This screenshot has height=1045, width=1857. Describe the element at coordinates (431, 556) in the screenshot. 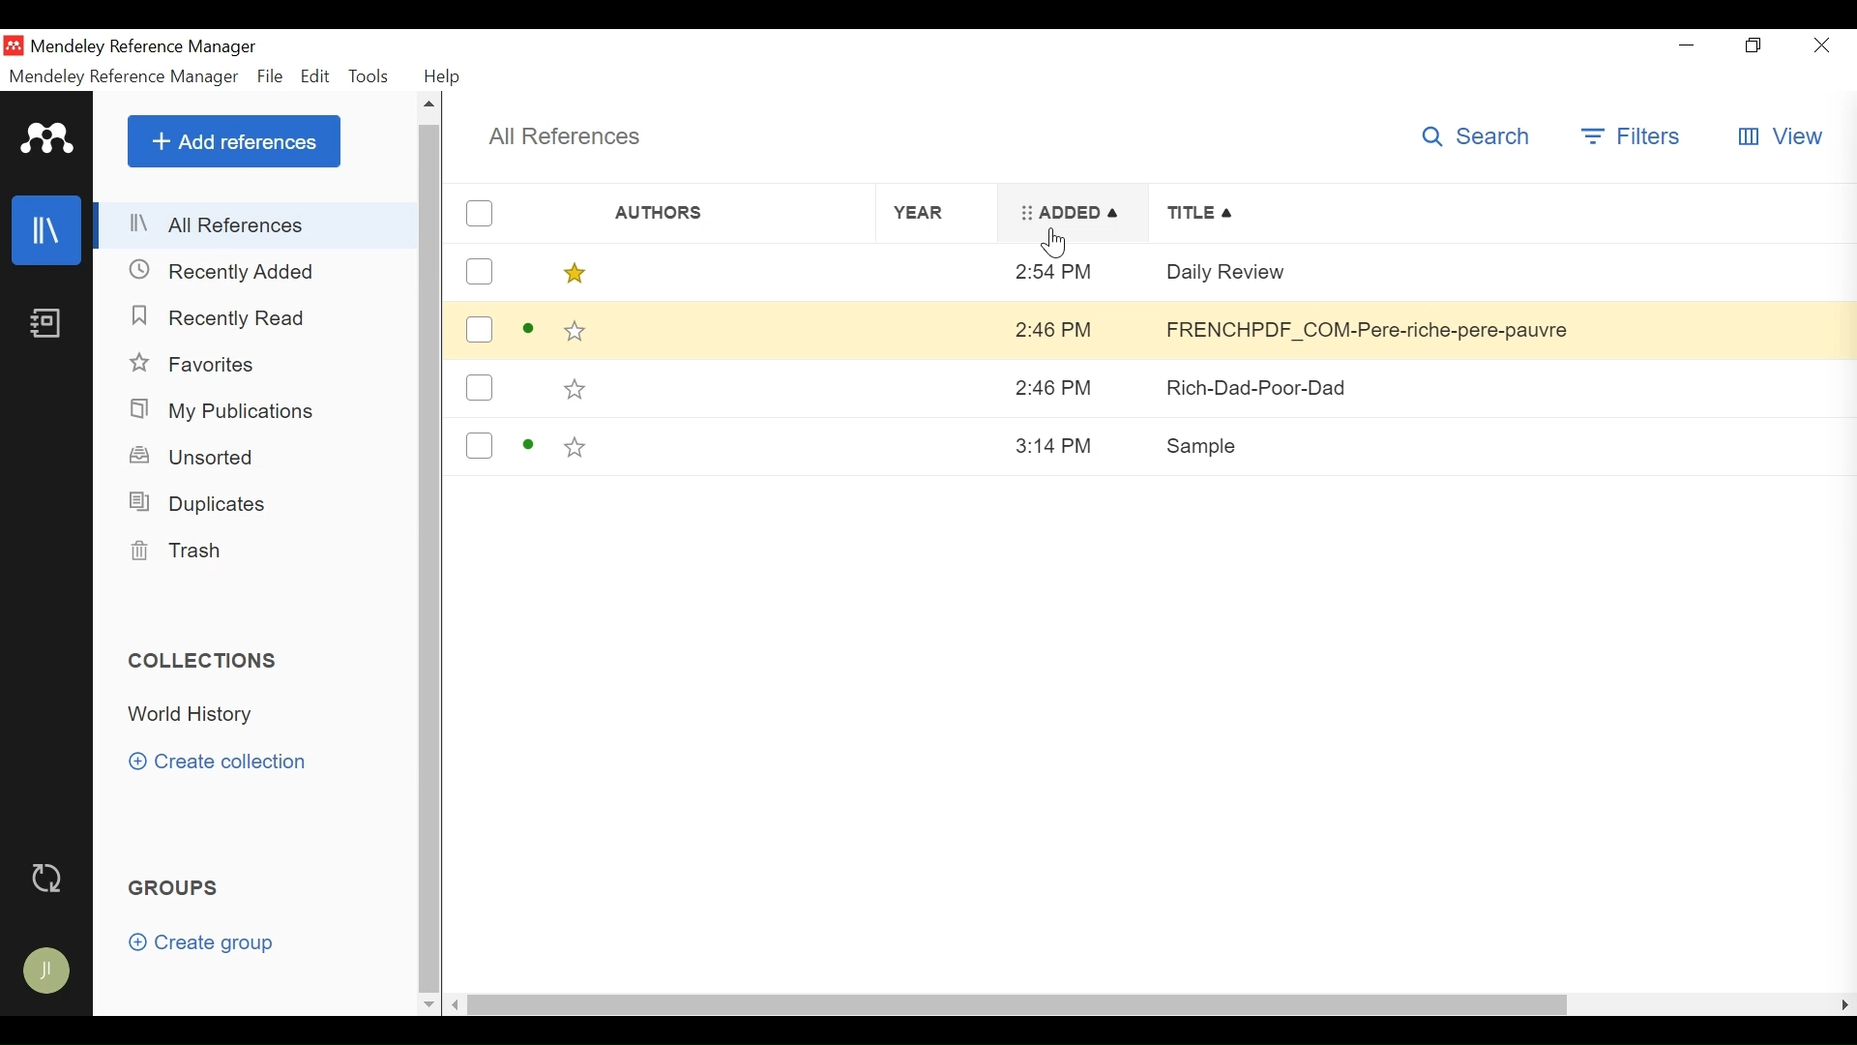

I see `Vertical Scroll bar` at that location.